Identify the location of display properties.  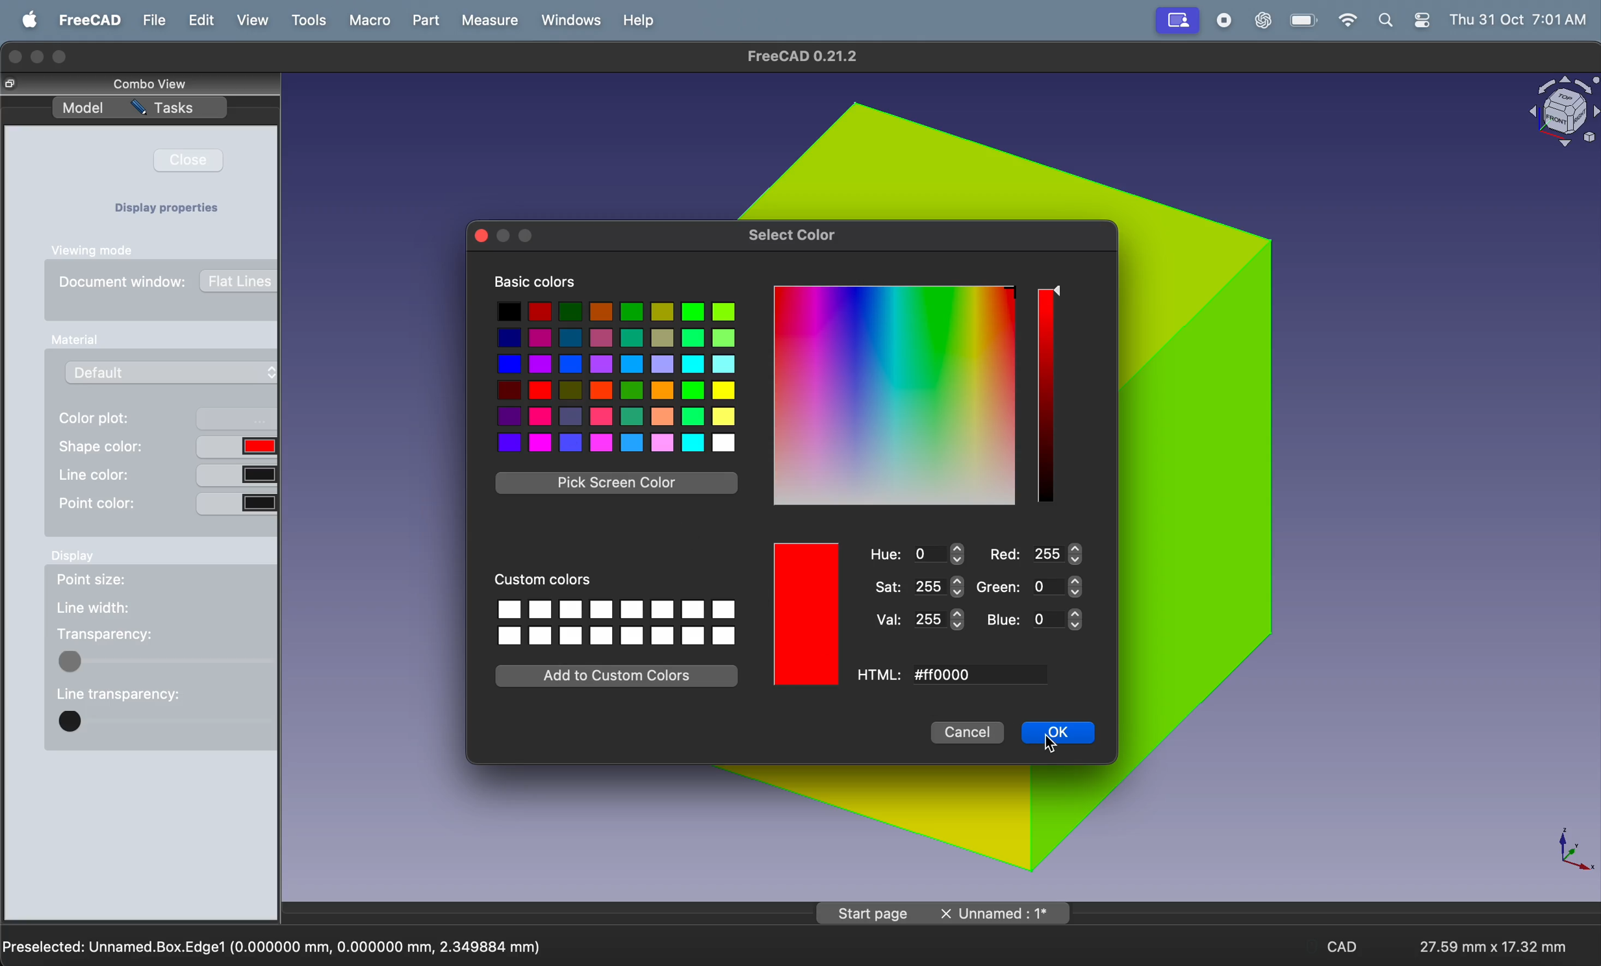
(172, 210).